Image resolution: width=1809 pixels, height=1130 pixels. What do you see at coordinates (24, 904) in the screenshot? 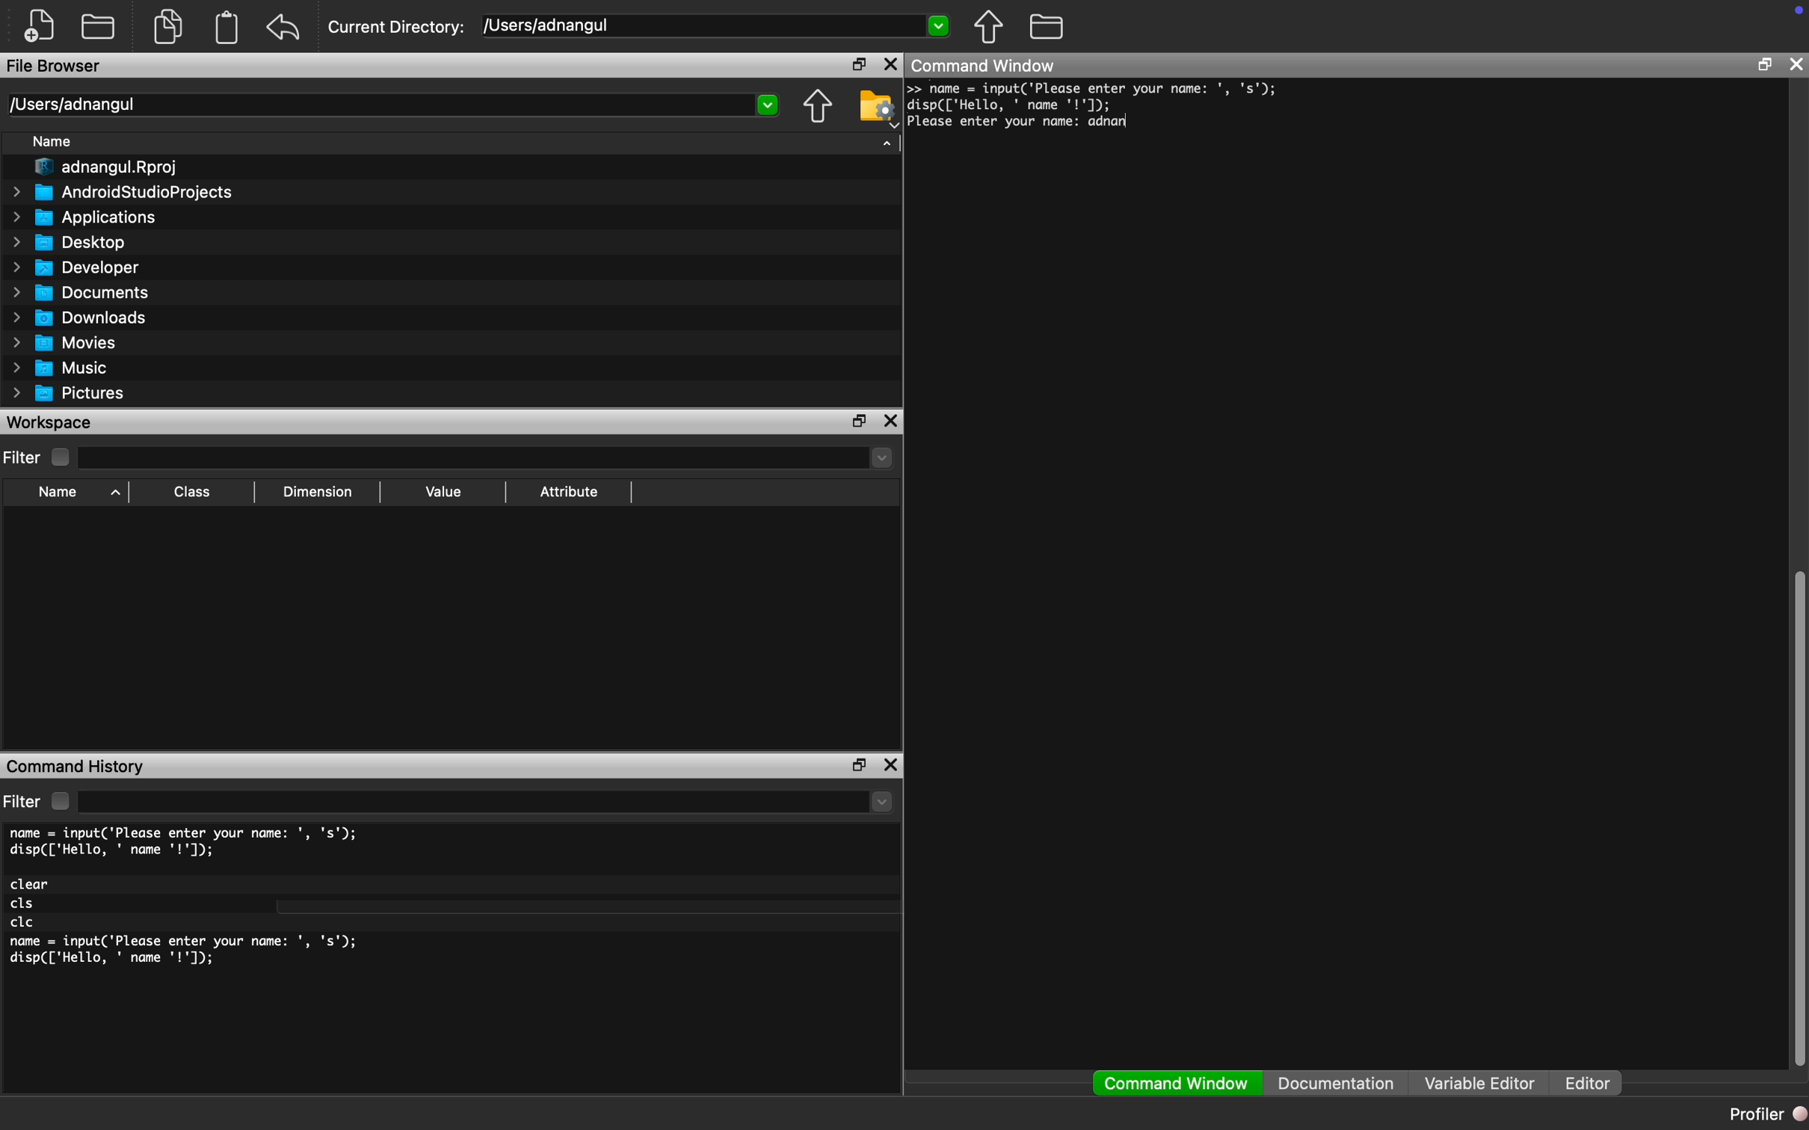
I see `cls` at bounding box center [24, 904].